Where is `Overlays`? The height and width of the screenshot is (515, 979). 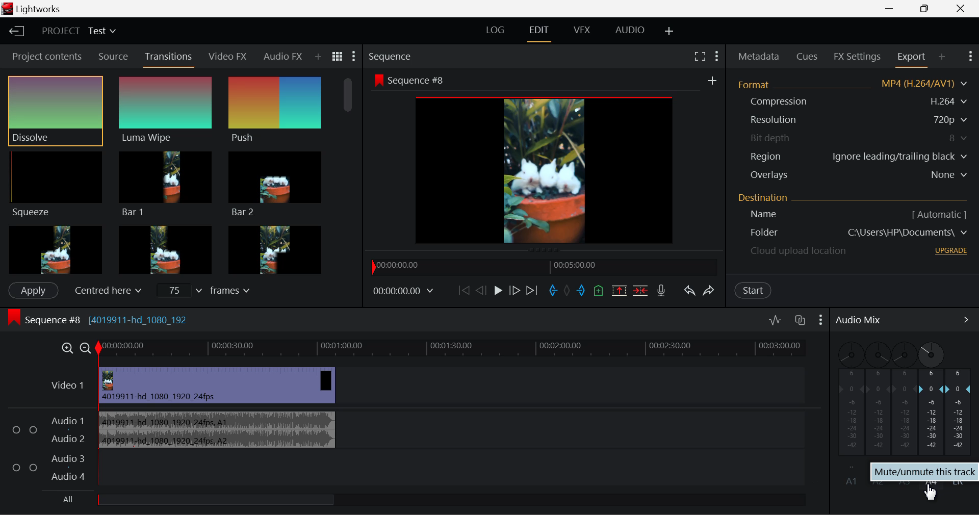 Overlays is located at coordinates (853, 174).